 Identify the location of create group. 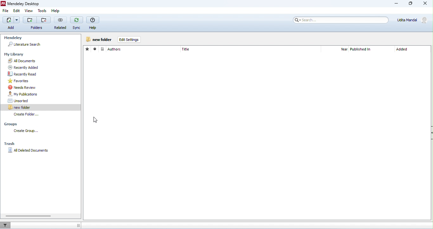
(36, 131).